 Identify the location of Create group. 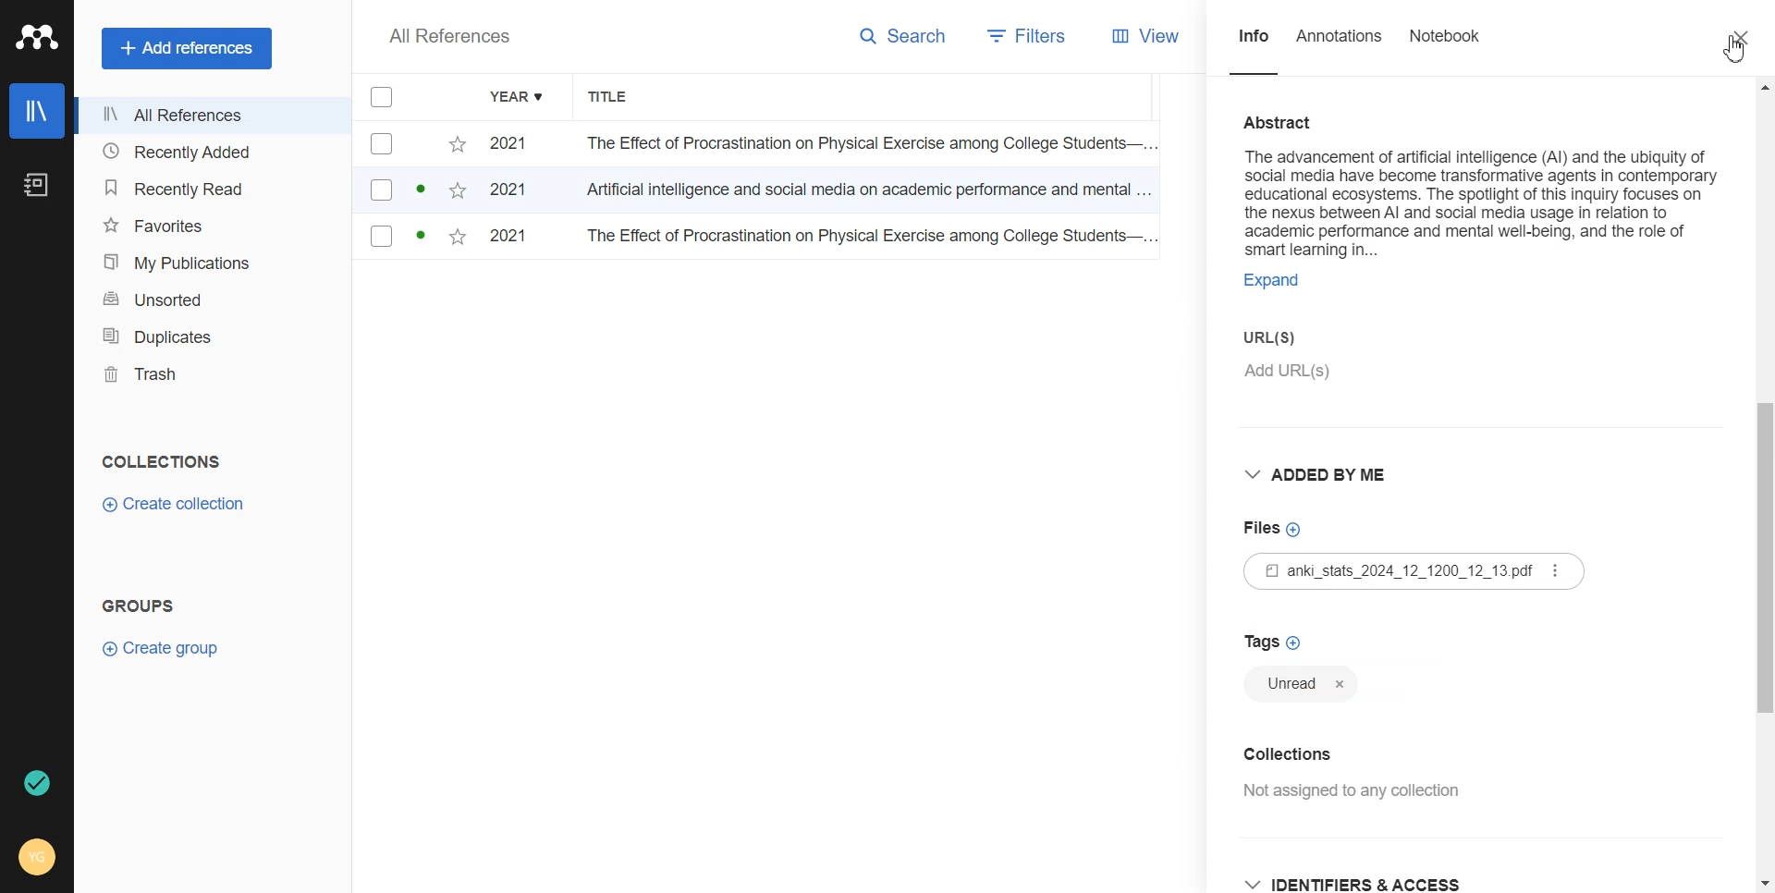
(160, 648).